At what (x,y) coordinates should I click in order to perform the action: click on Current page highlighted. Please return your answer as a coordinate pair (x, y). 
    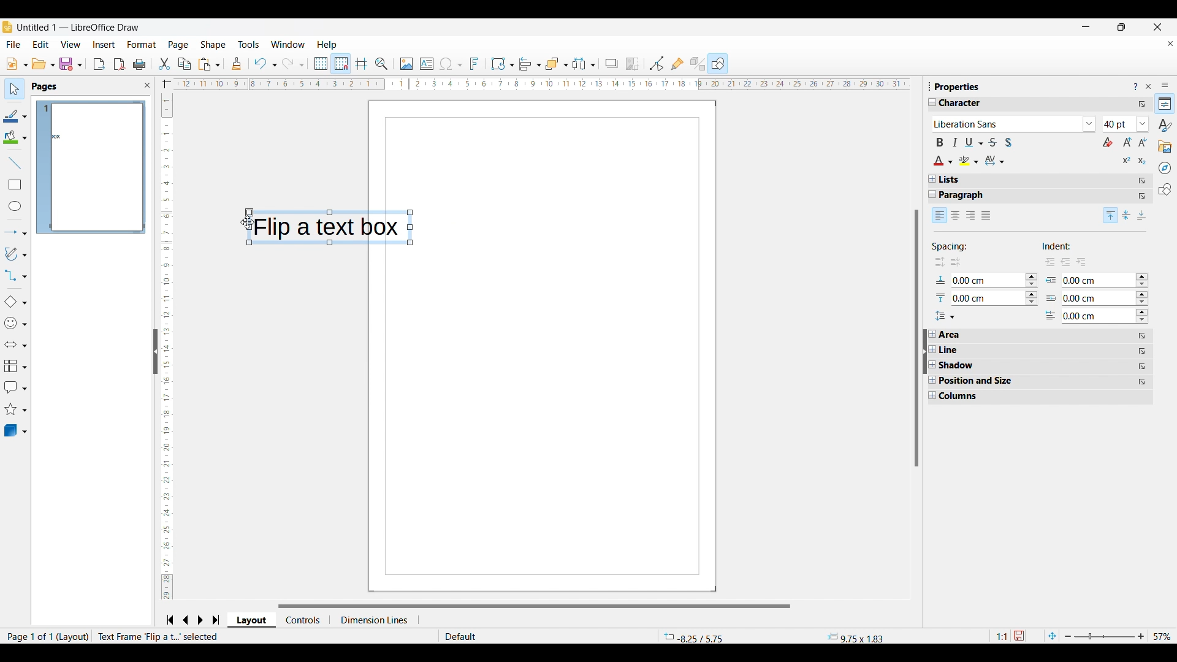
    Looking at the image, I should click on (44, 167).